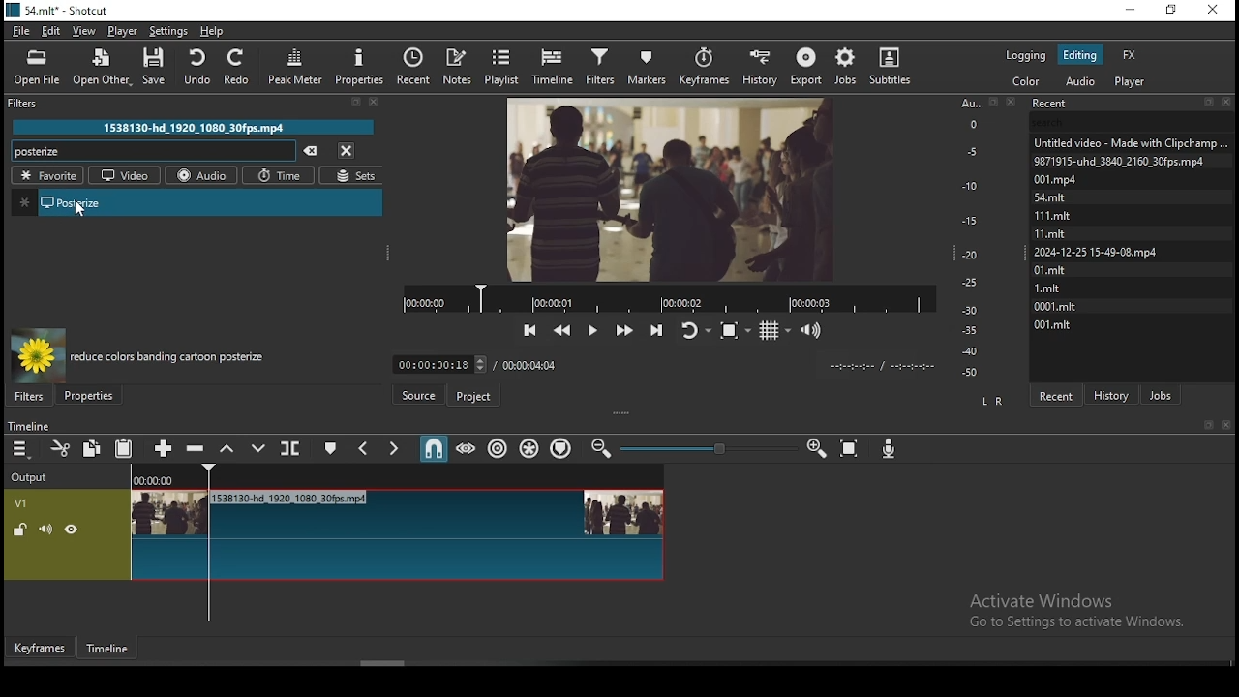  I want to click on save, so click(158, 67).